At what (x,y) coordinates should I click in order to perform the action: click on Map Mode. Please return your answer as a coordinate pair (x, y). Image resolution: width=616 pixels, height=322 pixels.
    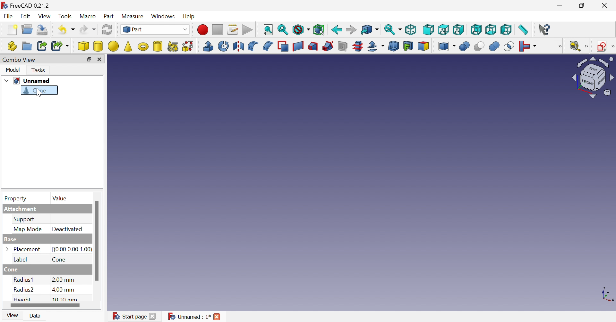
    Looking at the image, I should click on (28, 230).